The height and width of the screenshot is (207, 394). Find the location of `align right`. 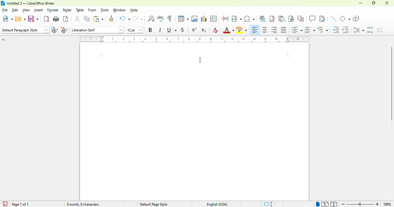

align right is located at coordinates (274, 30).